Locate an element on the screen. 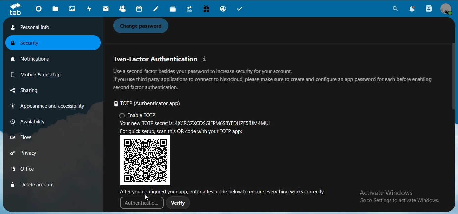 The image size is (458, 214). notes is located at coordinates (157, 9).